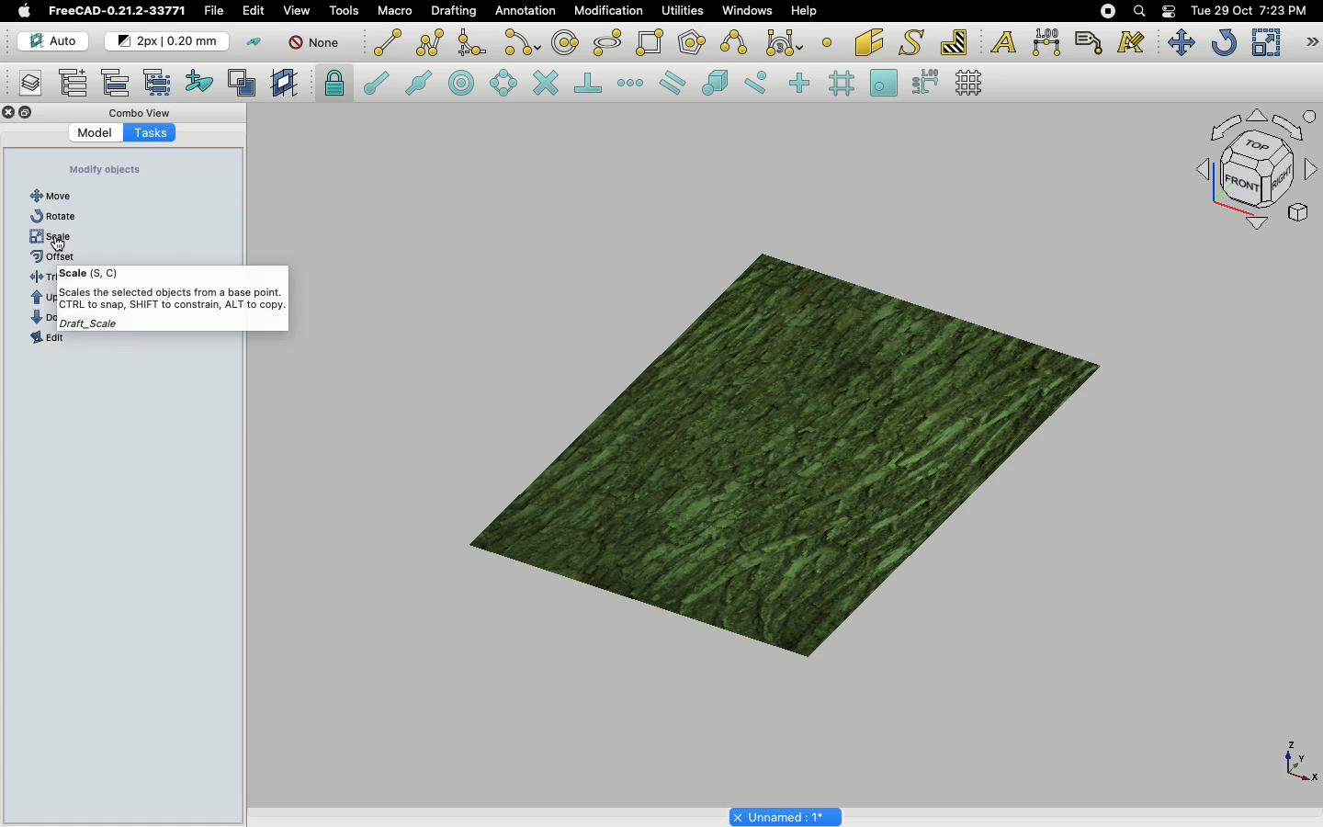  I want to click on Recording, so click(1107, 10).